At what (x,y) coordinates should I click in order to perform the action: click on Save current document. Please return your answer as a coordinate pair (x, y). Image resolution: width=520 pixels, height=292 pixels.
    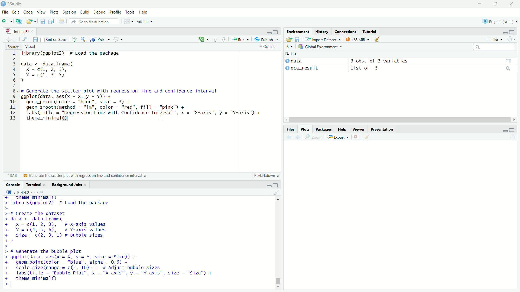
    Looking at the image, I should click on (42, 21).